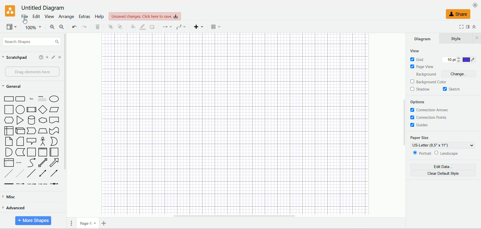  Describe the element at coordinates (54, 120) in the screenshot. I see `Document` at that location.